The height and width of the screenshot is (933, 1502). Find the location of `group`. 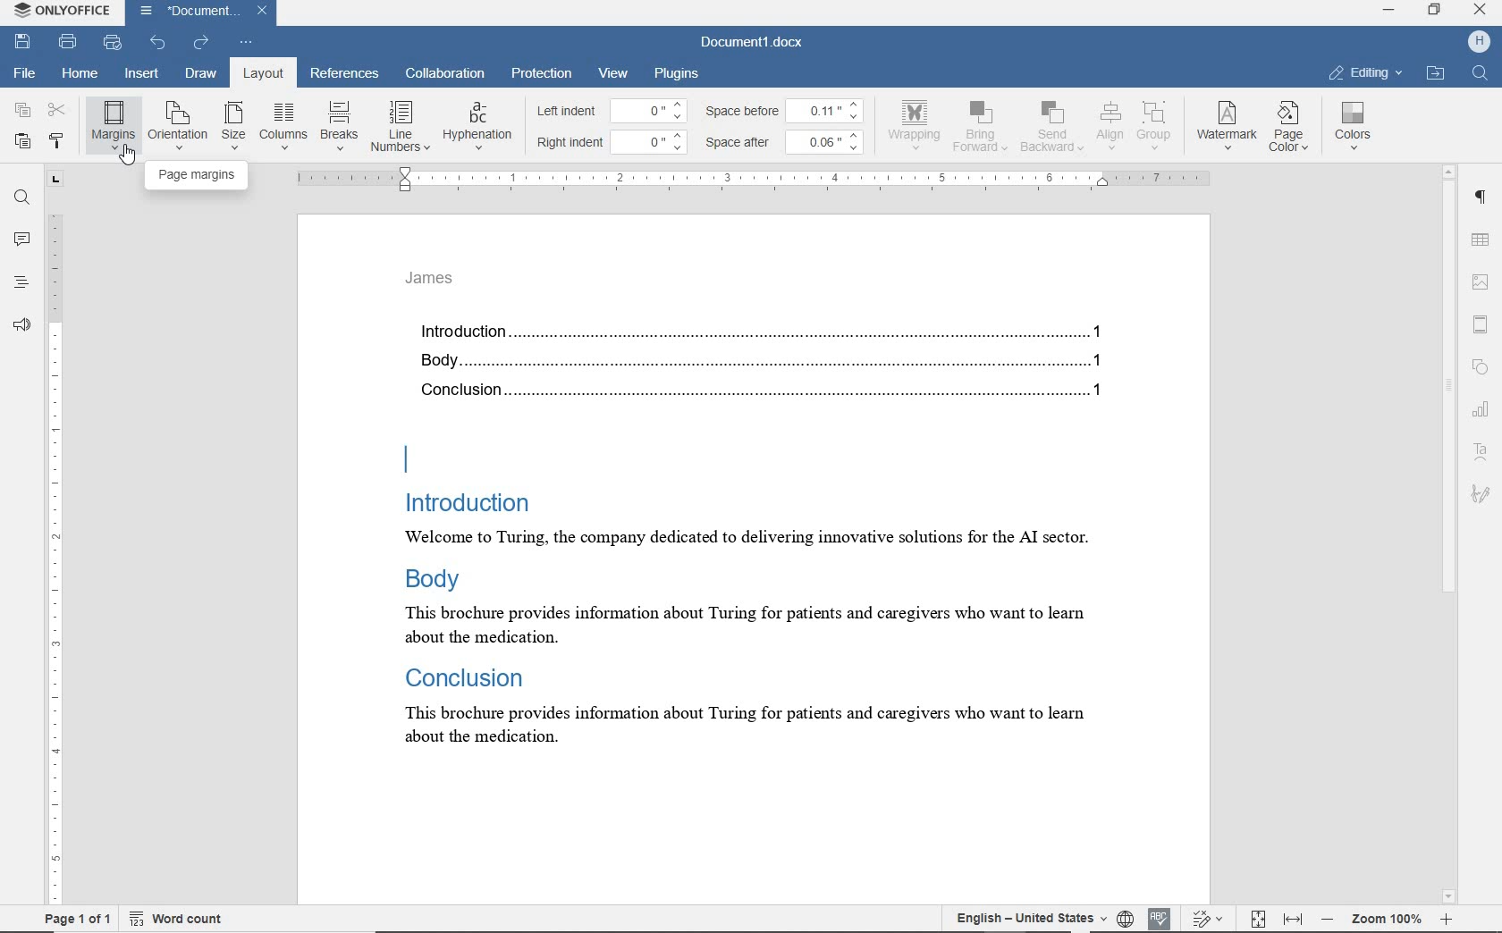

group is located at coordinates (1155, 125).